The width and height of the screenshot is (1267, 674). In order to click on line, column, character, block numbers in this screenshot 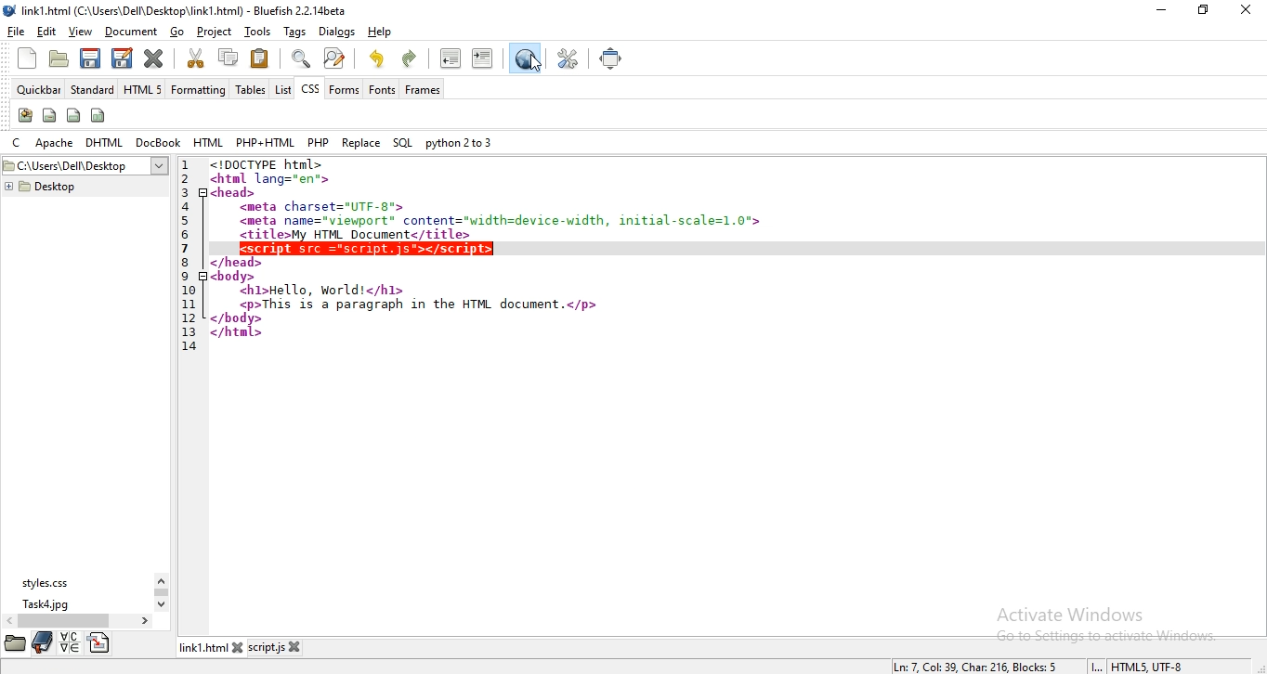, I will do `click(972, 667)`.